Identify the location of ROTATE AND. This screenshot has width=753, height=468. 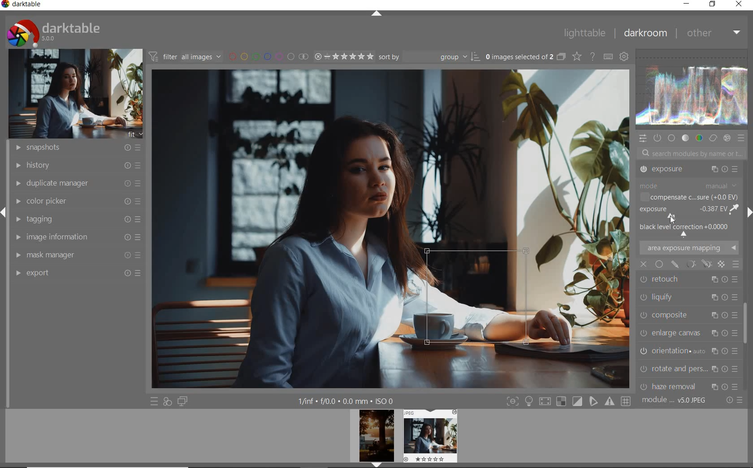
(687, 314).